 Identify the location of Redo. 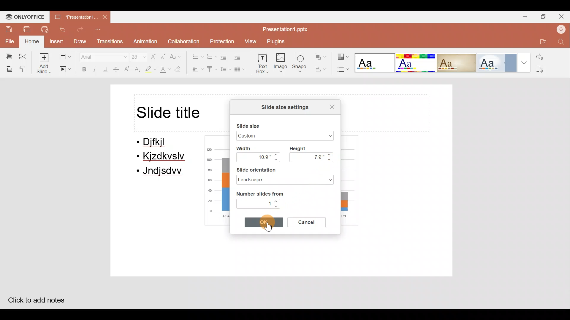
(80, 30).